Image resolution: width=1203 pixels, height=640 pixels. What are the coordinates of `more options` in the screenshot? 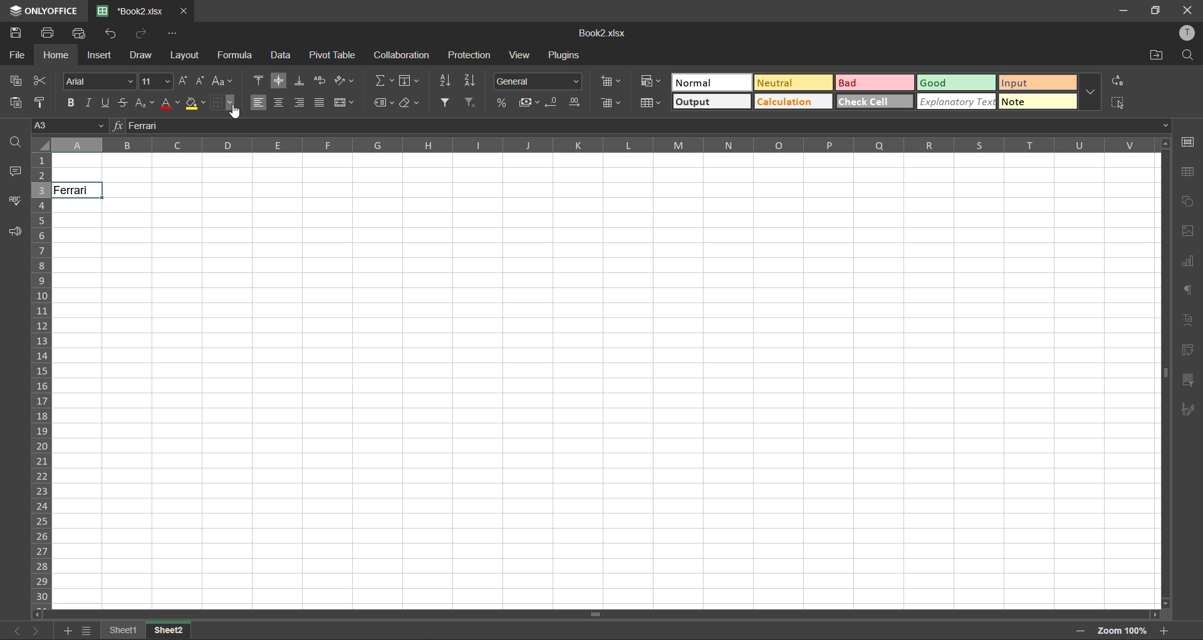 It's located at (1091, 93).